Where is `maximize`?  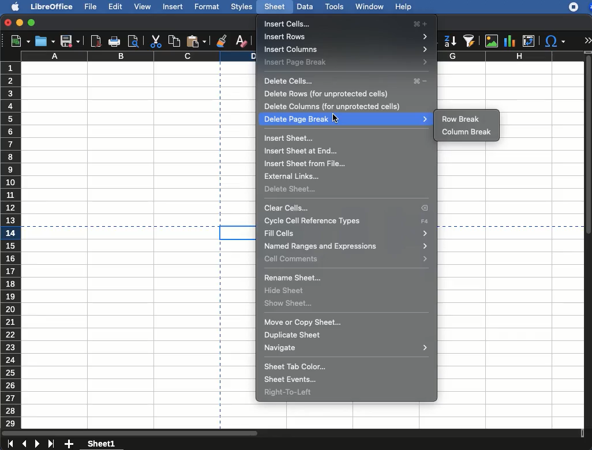
maximize is located at coordinates (31, 22).